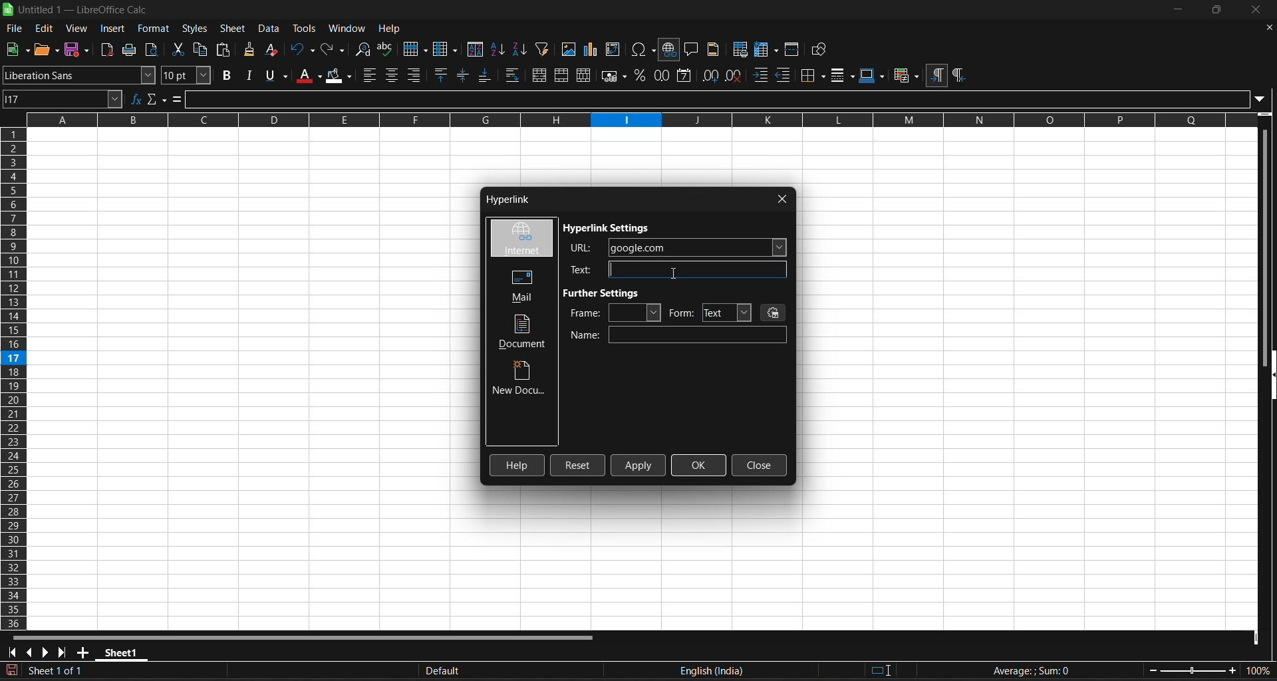  Describe the element at coordinates (793, 49) in the screenshot. I see `split window` at that location.